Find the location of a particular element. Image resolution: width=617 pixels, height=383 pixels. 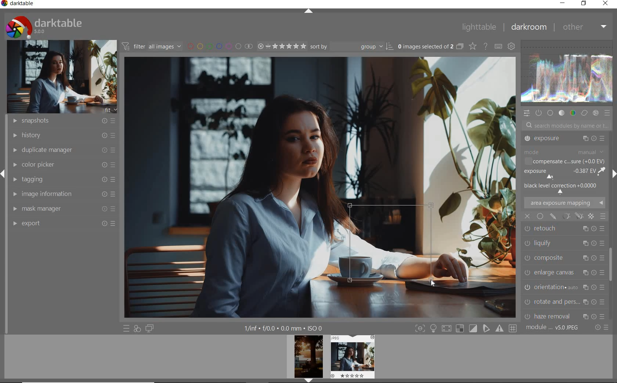

TAGGING is located at coordinates (62, 179).